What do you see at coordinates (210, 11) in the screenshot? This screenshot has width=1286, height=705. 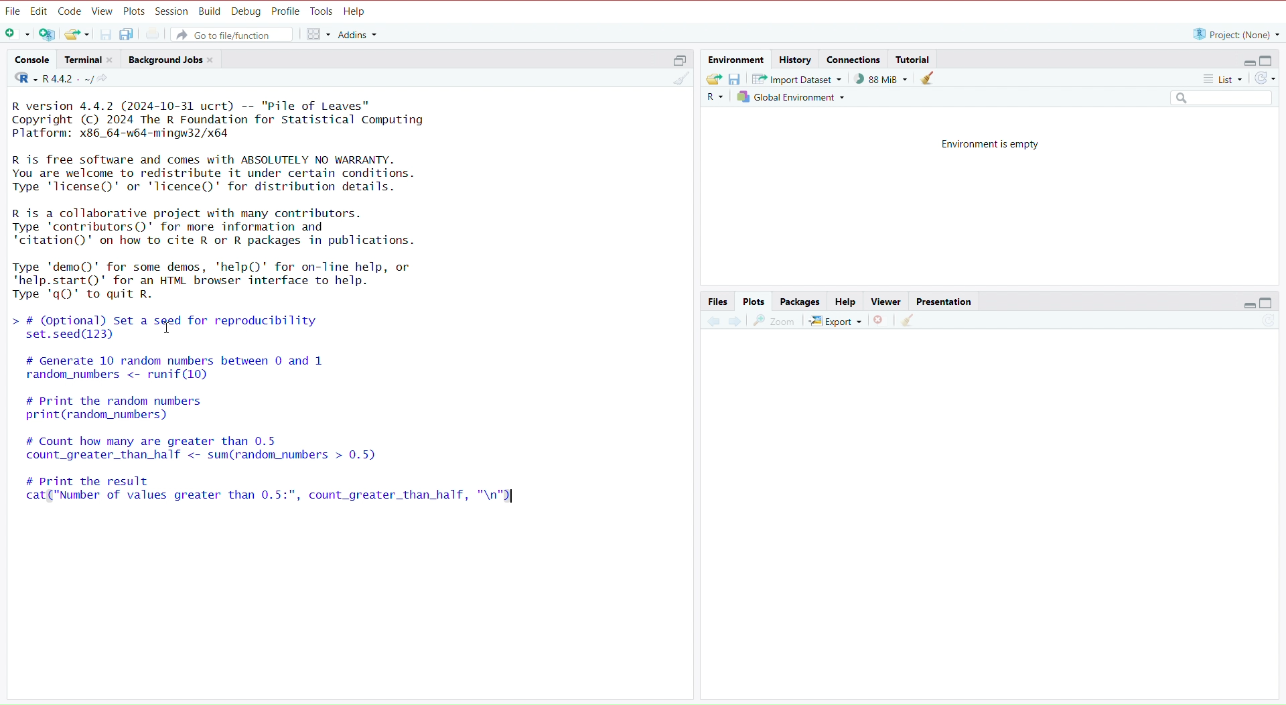 I see `Build` at bounding box center [210, 11].